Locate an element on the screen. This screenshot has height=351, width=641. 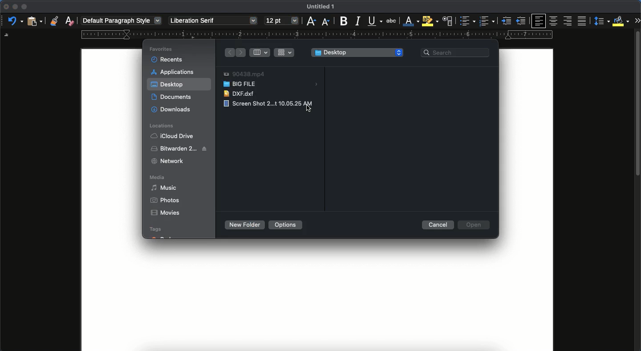
tags is located at coordinates (162, 233).